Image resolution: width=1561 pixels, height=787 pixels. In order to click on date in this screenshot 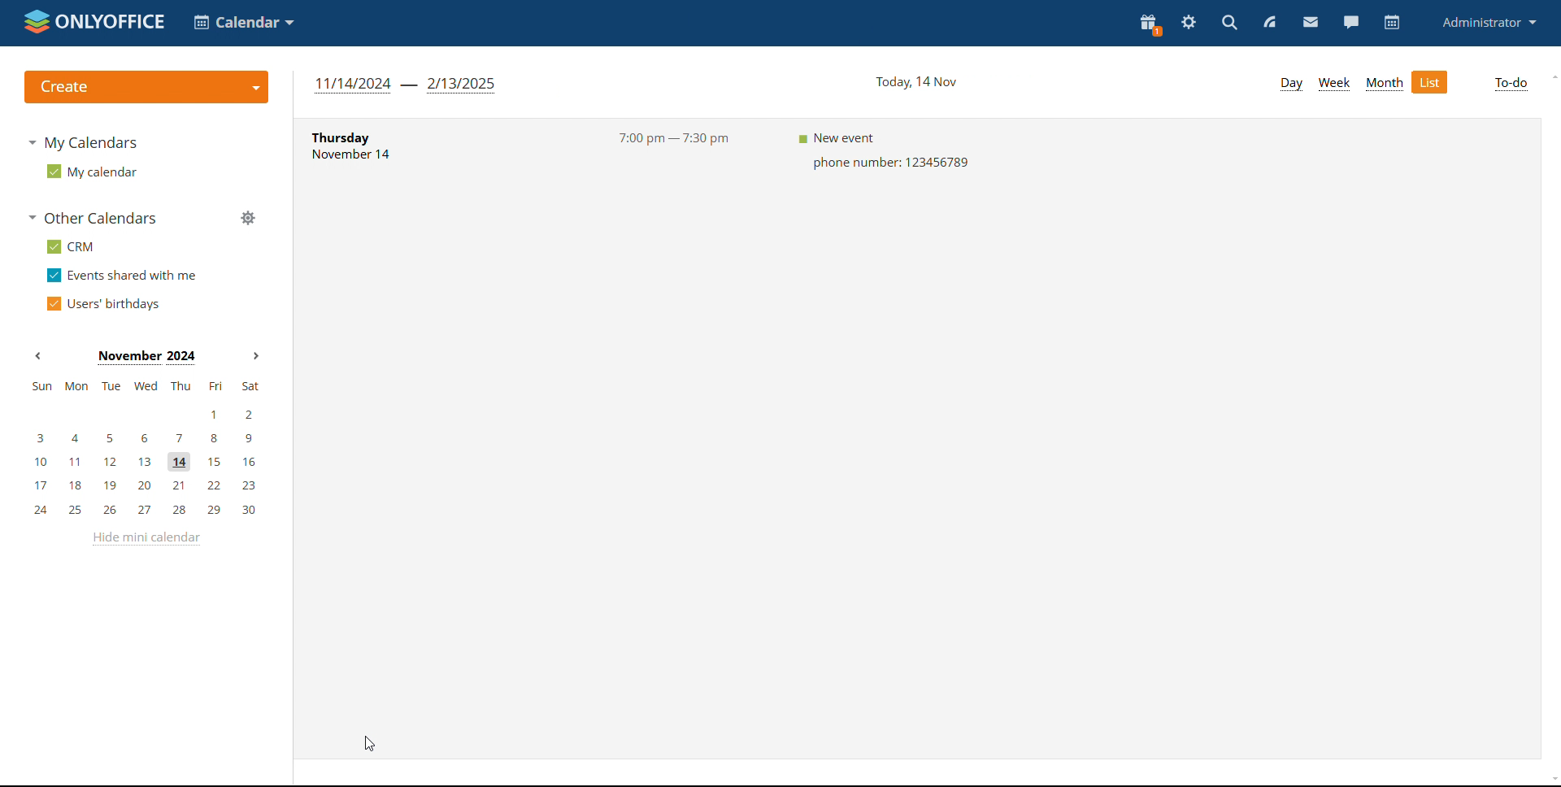, I will do `click(407, 85)`.